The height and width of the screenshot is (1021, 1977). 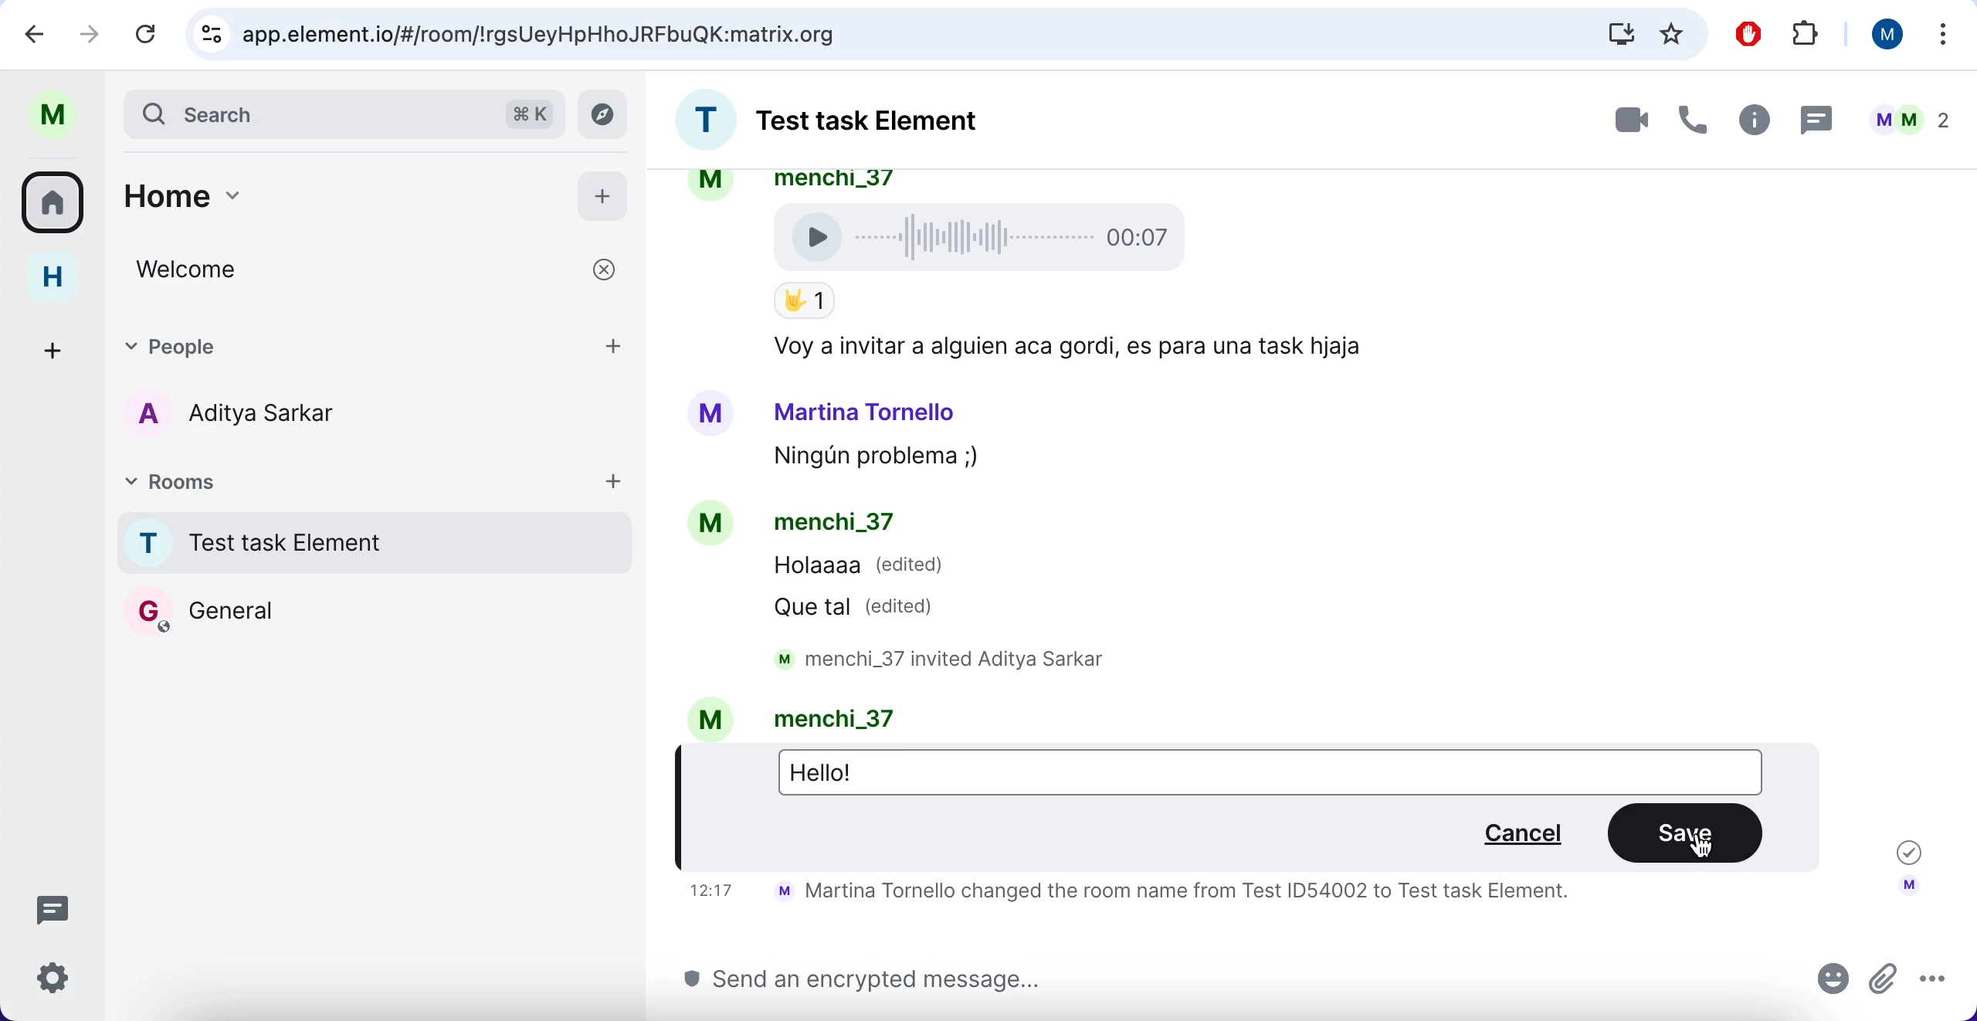 What do you see at coordinates (342, 112) in the screenshot?
I see `search bar` at bounding box center [342, 112].